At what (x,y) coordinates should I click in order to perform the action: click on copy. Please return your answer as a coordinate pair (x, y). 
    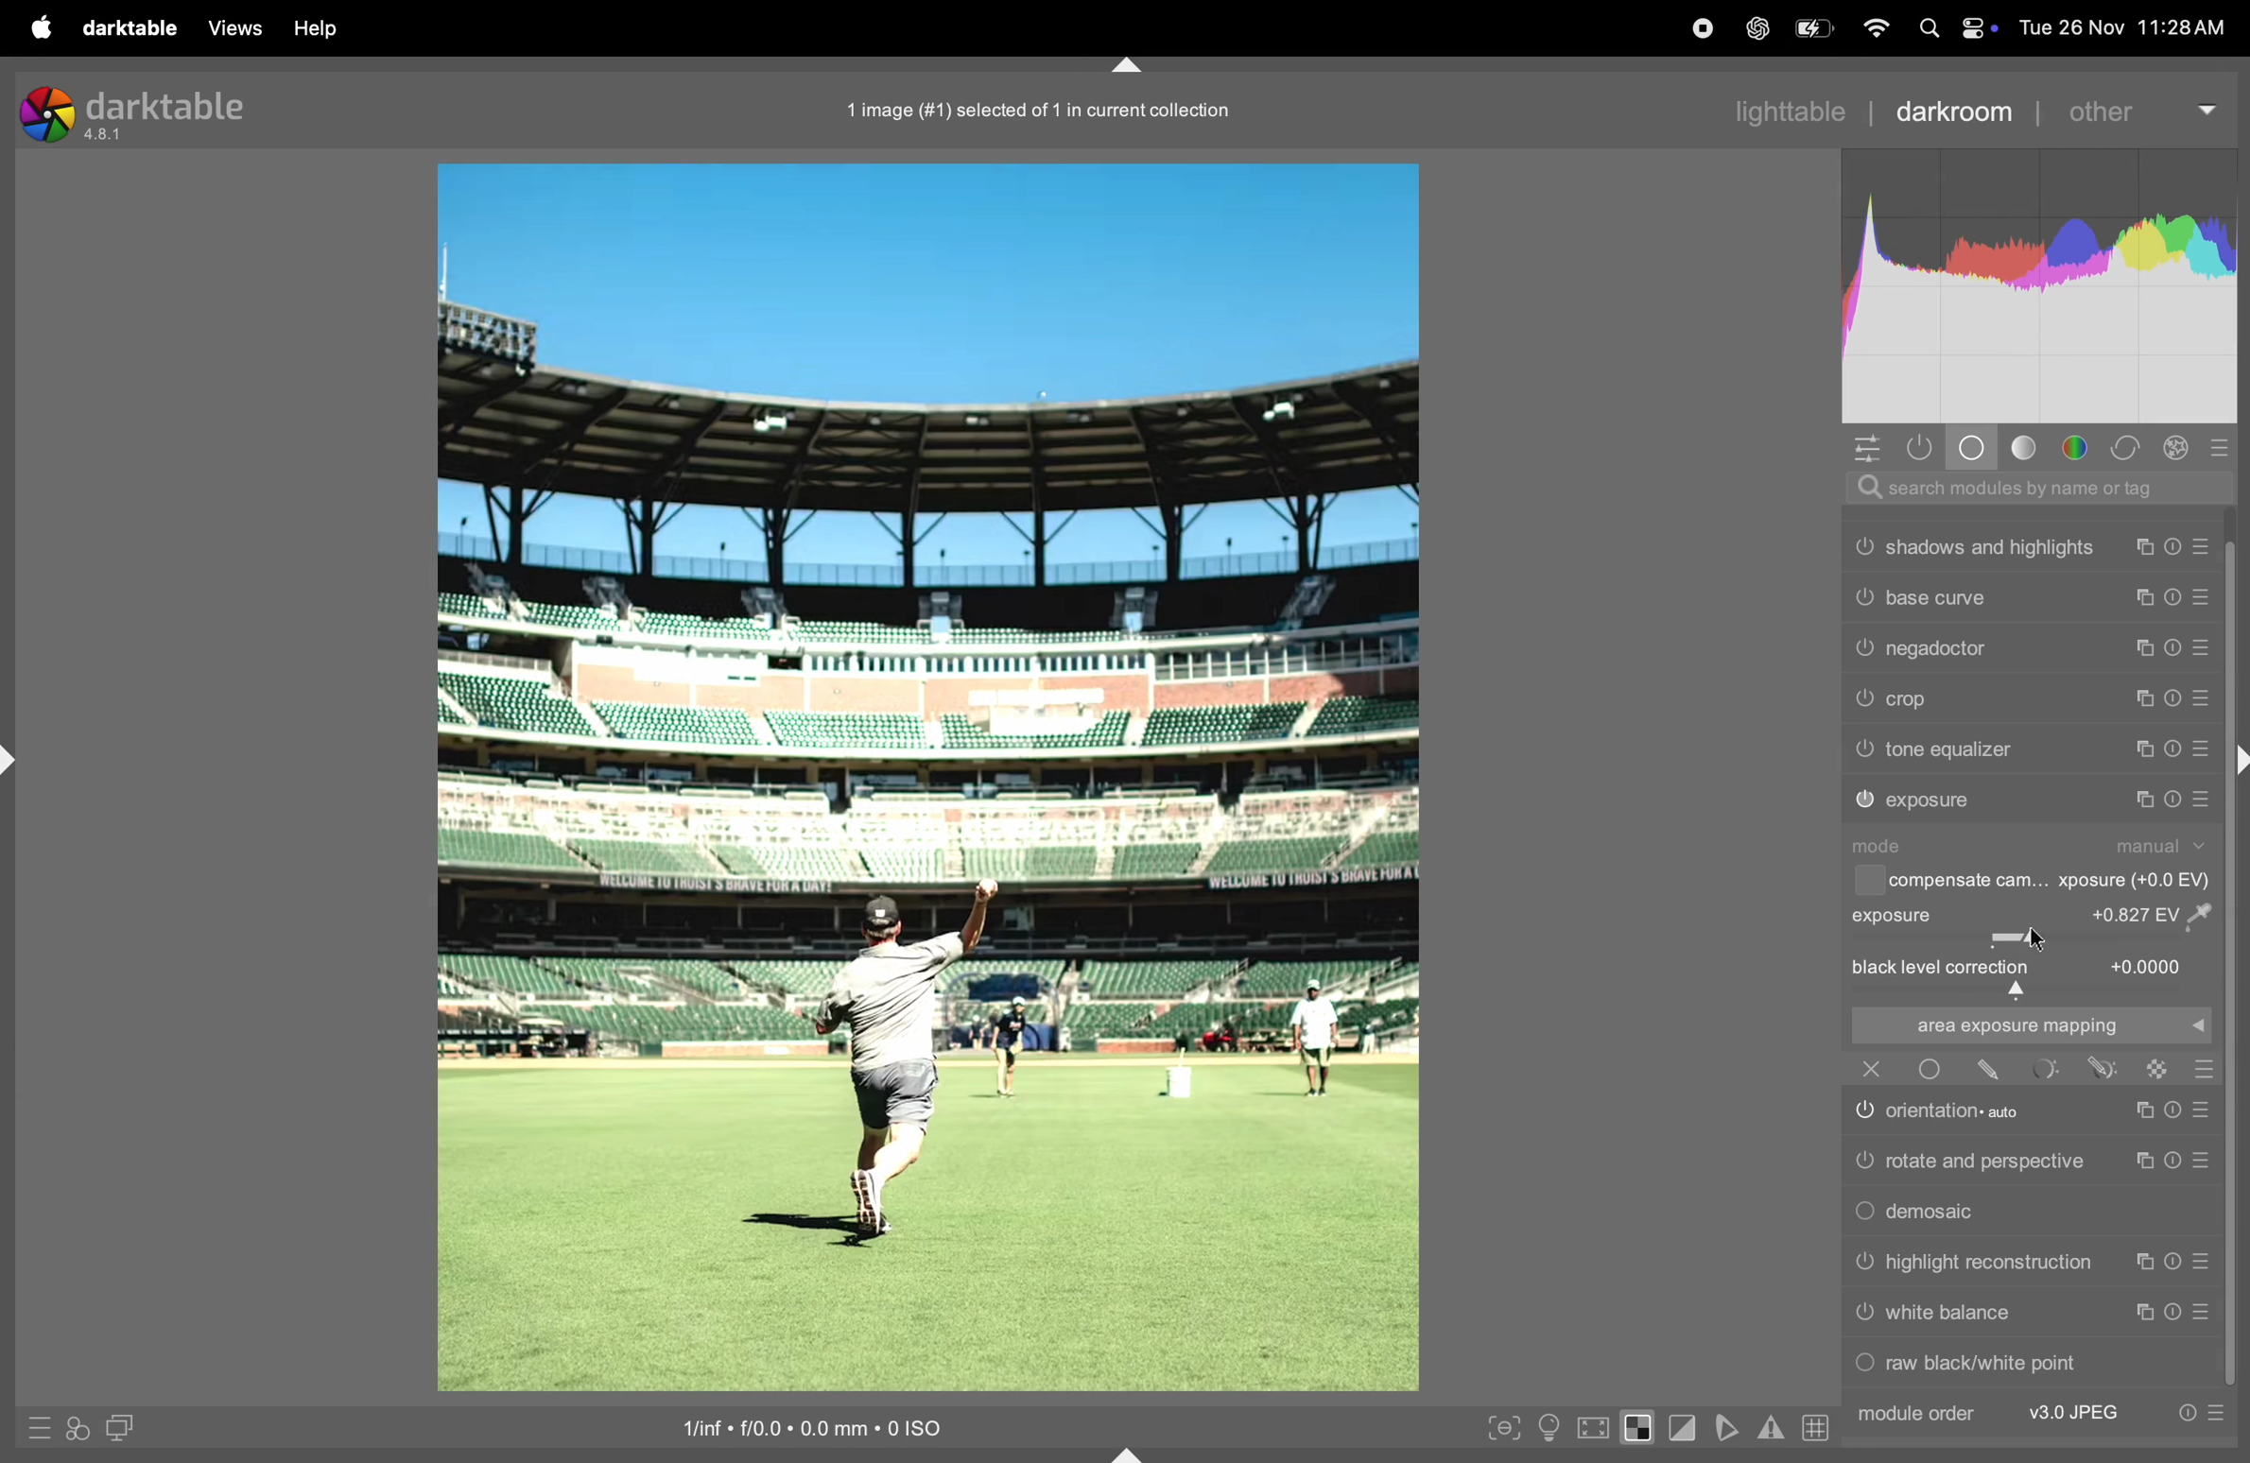
    Looking at the image, I should click on (2148, 648).